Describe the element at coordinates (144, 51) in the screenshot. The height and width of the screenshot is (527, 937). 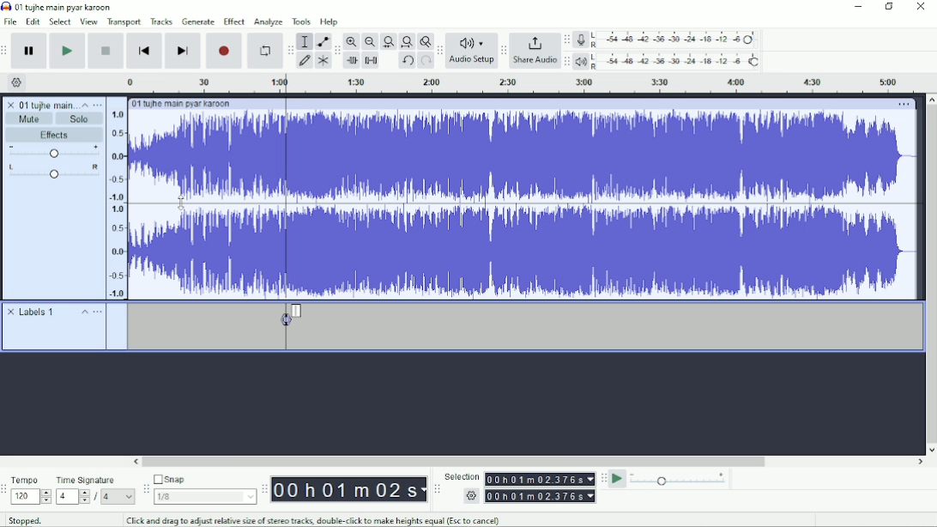
I see `Skip to start` at that location.